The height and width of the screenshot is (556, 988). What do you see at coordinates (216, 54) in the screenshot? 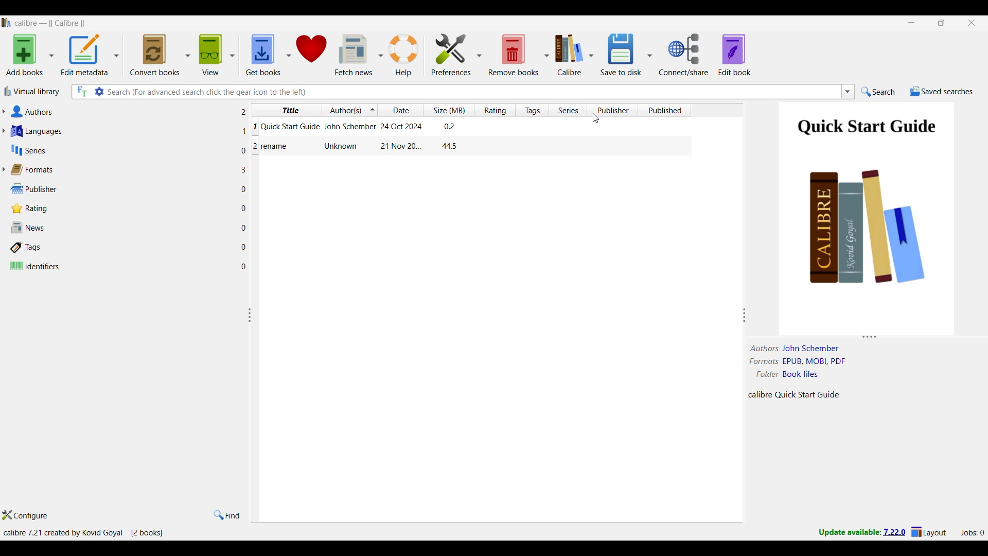
I see `View options` at bounding box center [216, 54].